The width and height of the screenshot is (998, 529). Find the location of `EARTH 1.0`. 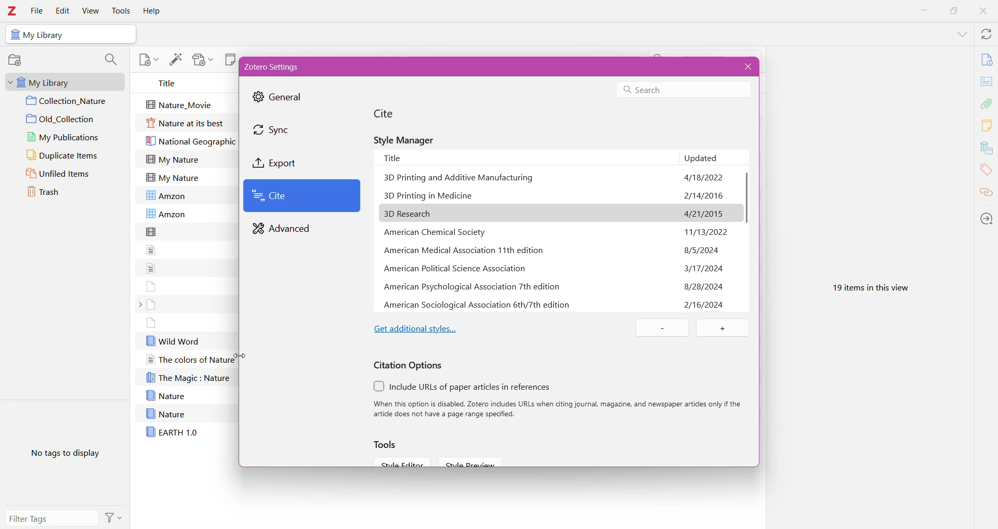

EARTH 1.0 is located at coordinates (172, 431).